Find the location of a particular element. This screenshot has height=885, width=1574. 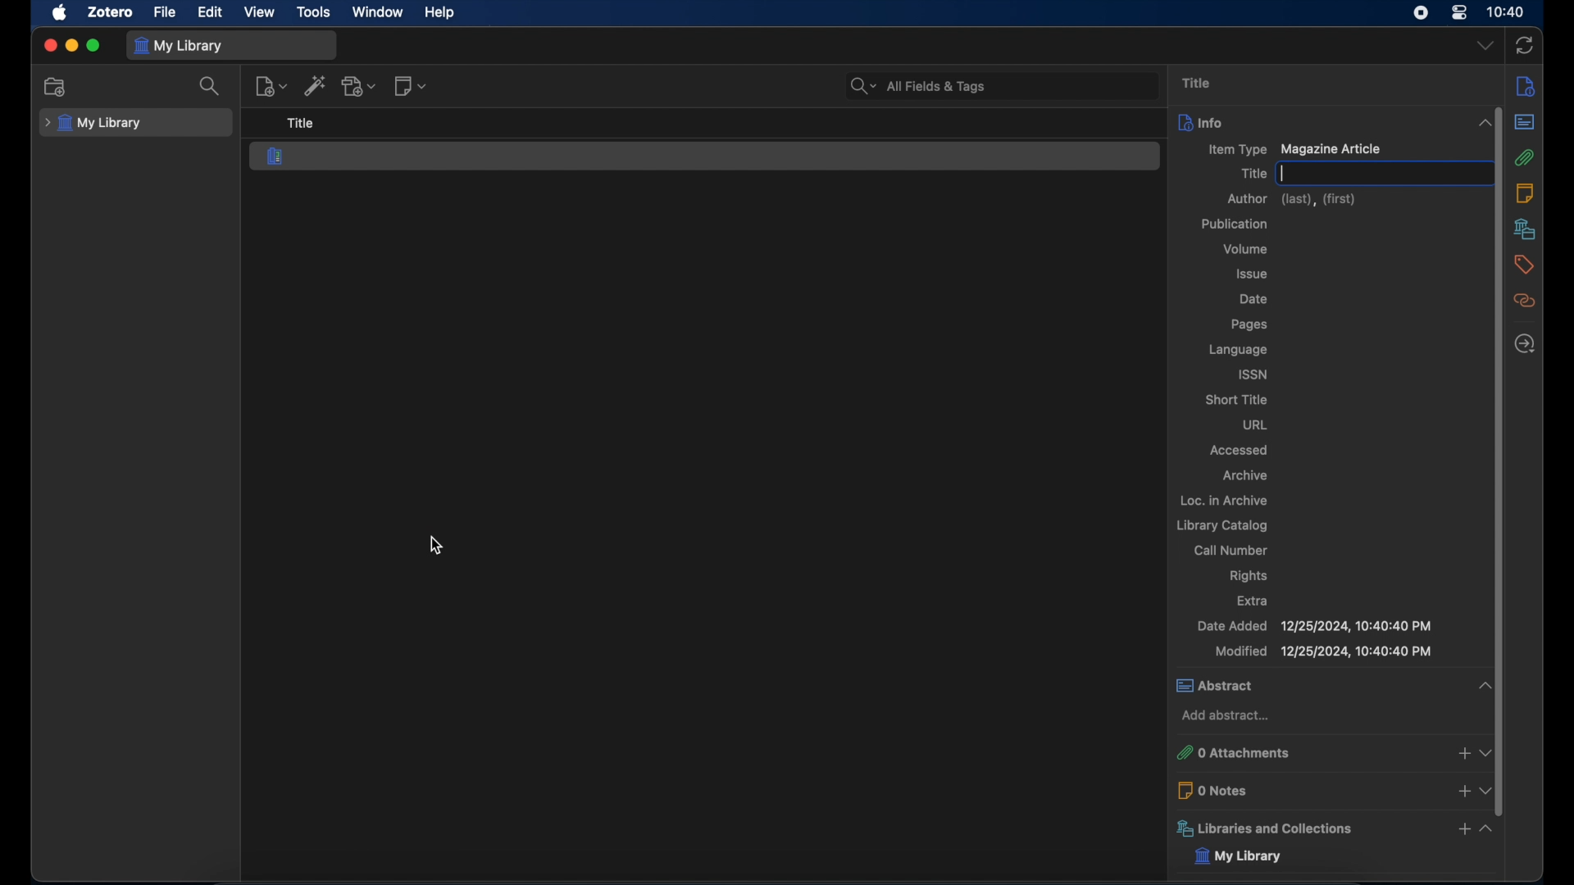

rights is located at coordinates (1250, 577).